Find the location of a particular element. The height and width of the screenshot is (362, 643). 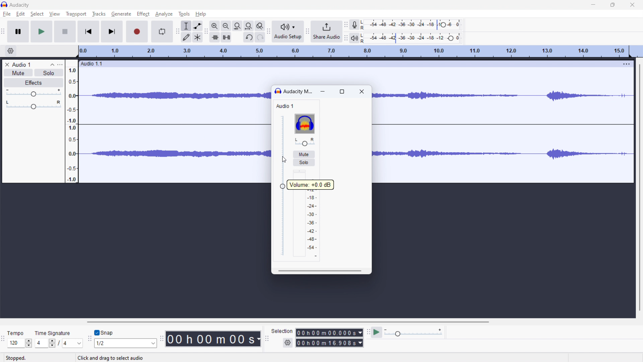

selection tool is located at coordinates (186, 25).